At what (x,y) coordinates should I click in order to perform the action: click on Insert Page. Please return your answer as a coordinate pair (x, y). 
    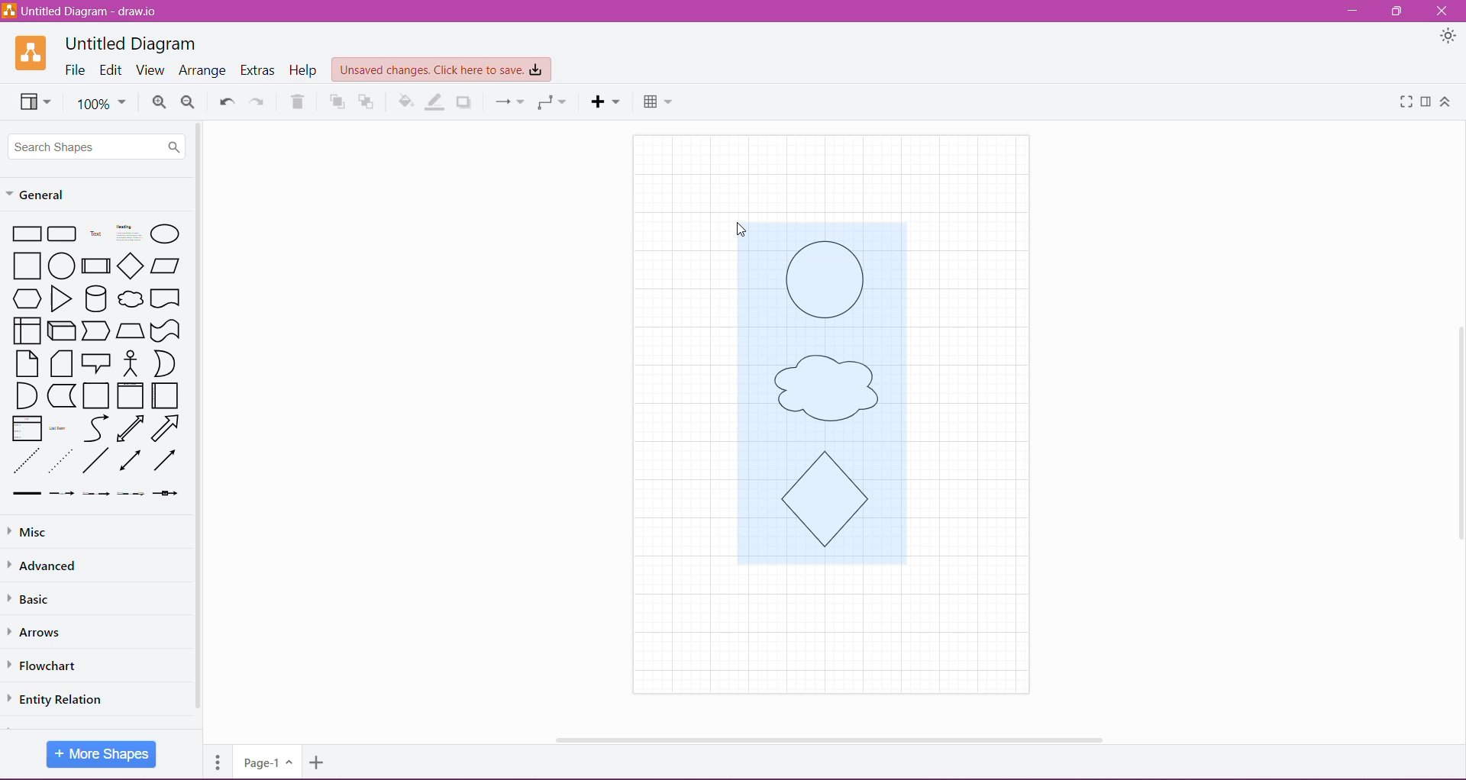
    Looking at the image, I should click on (318, 765).